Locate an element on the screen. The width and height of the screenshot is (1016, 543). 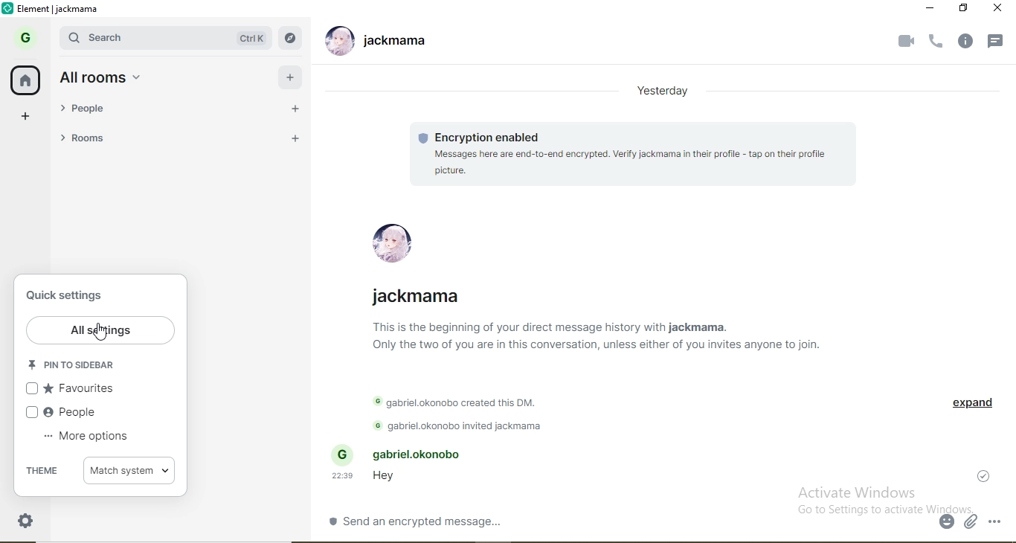
gabriel.okonobo is located at coordinates (406, 454).